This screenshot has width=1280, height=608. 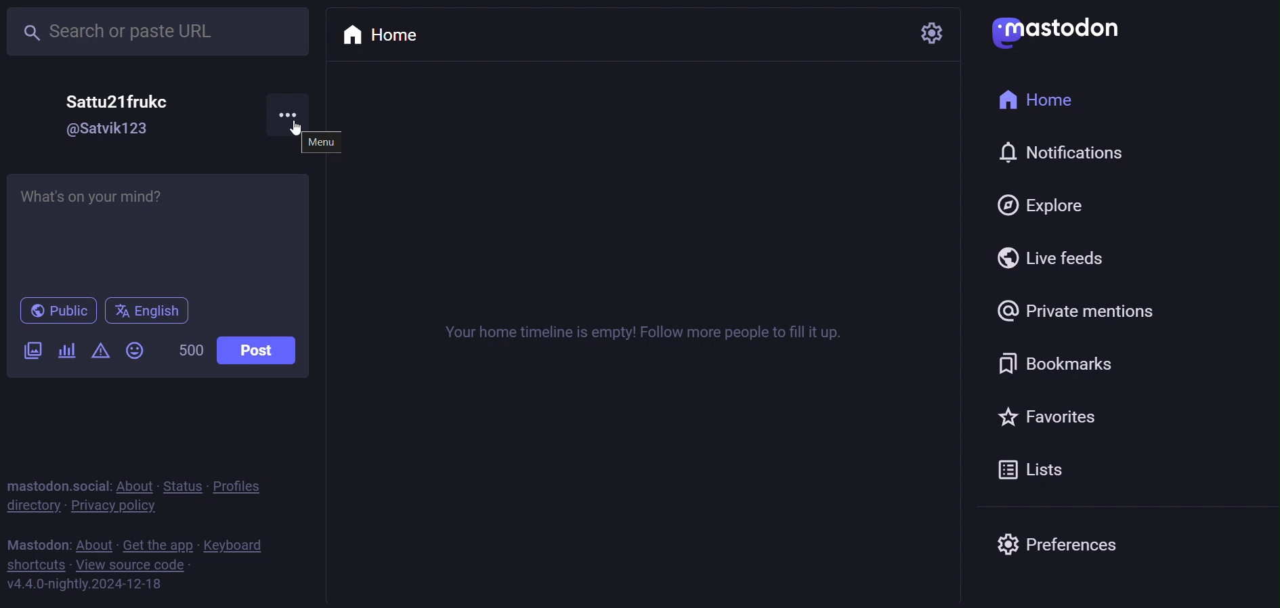 I want to click on @Satvik123, so click(x=110, y=129).